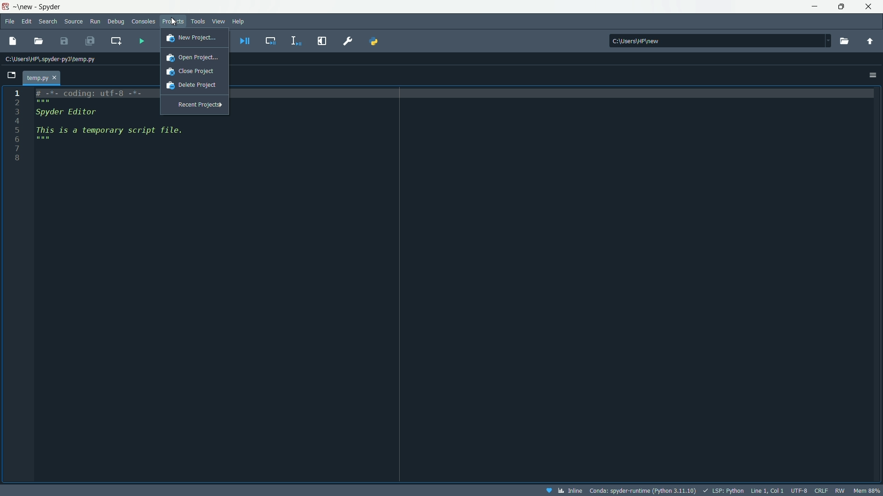  What do you see at coordinates (869, 8) in the screenshot?
I see `Close` at bounding box center [869, 8].